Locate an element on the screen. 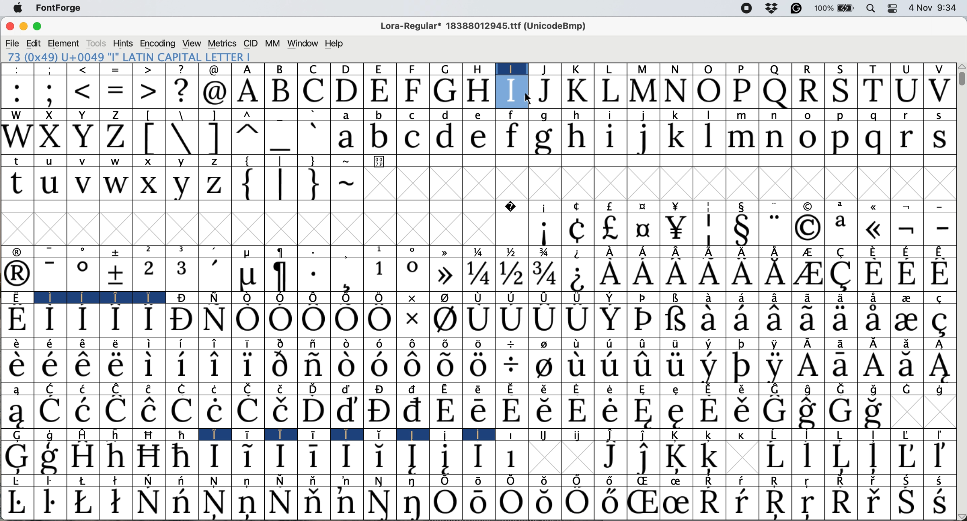 The height and width of the screenshot is (521, 967). b is located at coordinates (380, 137).